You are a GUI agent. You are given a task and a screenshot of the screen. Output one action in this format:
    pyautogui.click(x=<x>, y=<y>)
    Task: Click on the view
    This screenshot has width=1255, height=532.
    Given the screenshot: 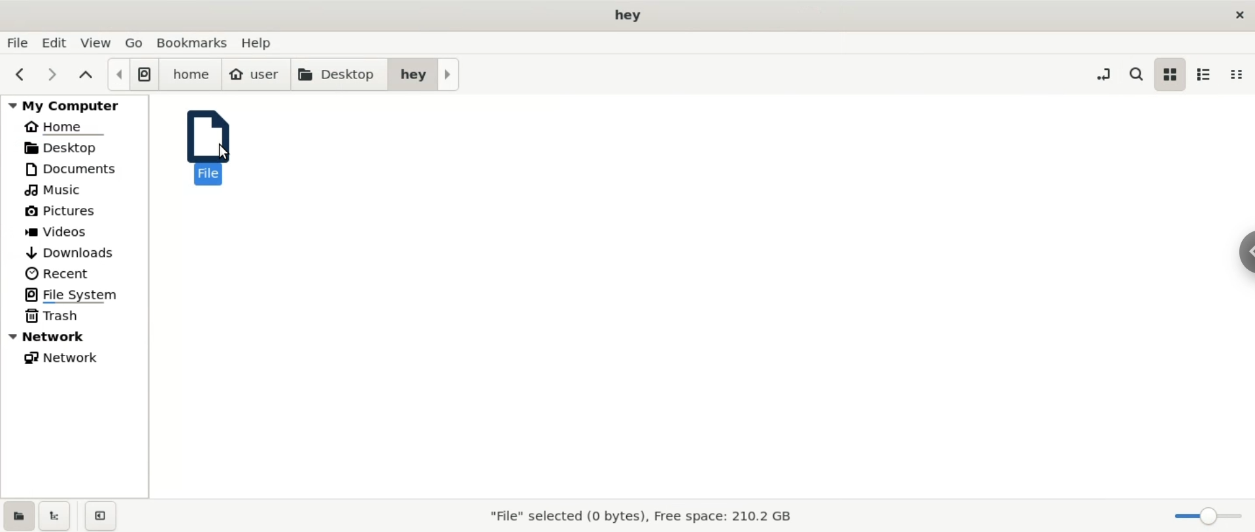 What is the action you would take?
    pyautogui.click(x=99, y=42)
    